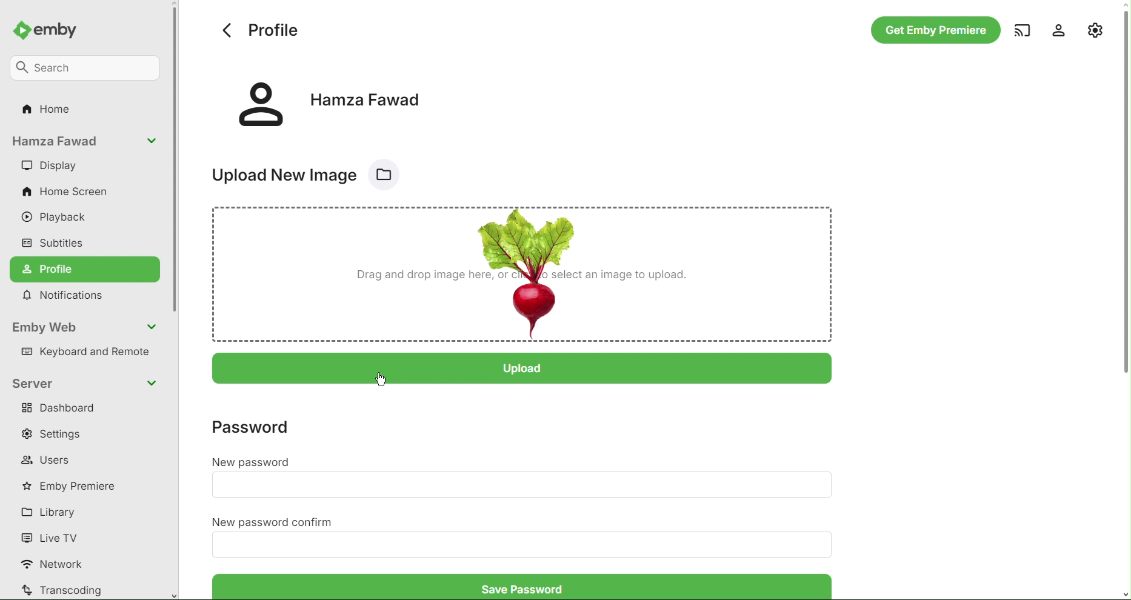 This screenshot has height=600, width=1131. What do you see at coordinates (74, 485) in the screenshot?
I see `Emby Premiere` at bounding box center [74, 485].